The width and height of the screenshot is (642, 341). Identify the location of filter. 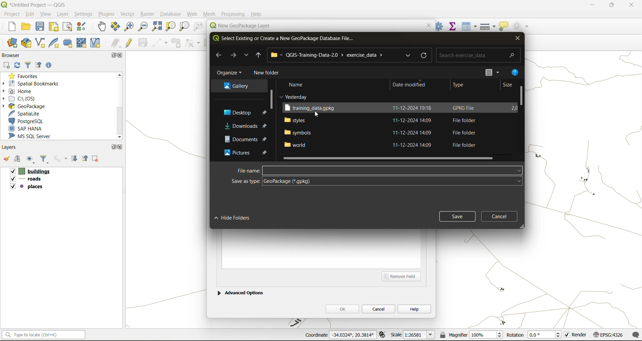
(46, 160).